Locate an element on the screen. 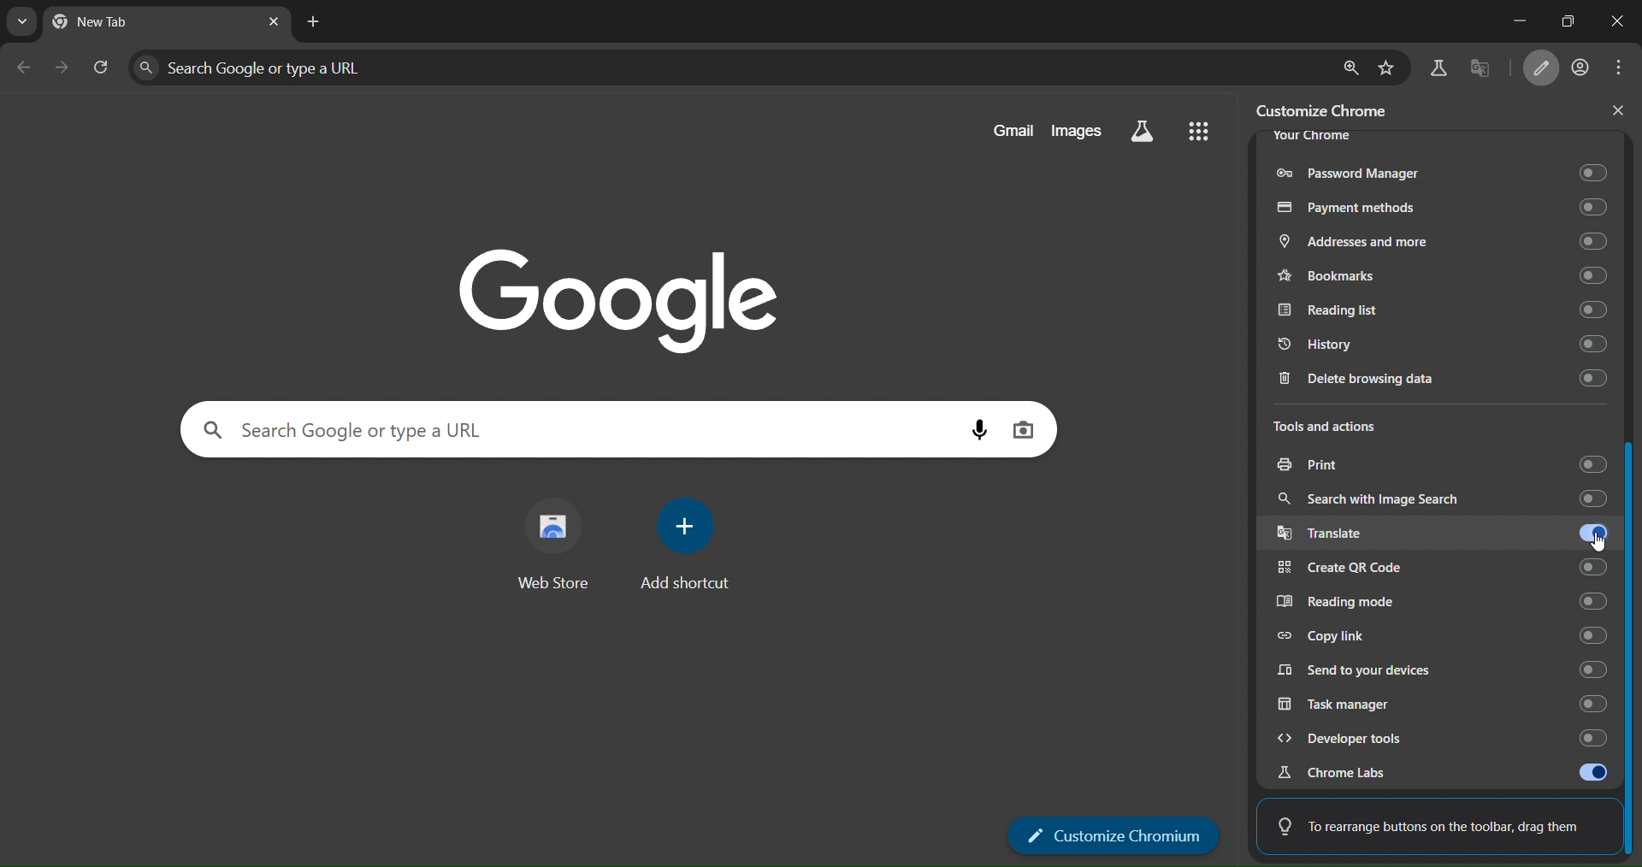  tools and actions is located at coordinates (1338, 428).